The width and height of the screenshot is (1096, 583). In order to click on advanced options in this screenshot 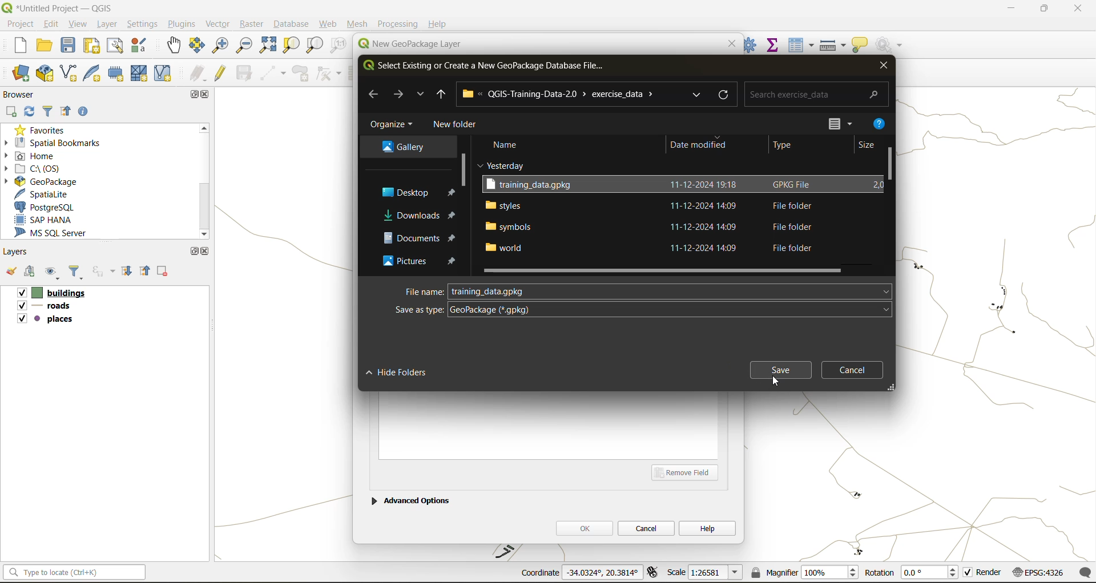, I will do `click(410, 499)`.